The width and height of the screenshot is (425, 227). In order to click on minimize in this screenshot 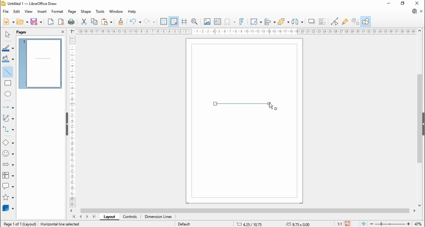, I will do `click(389, 4)`.